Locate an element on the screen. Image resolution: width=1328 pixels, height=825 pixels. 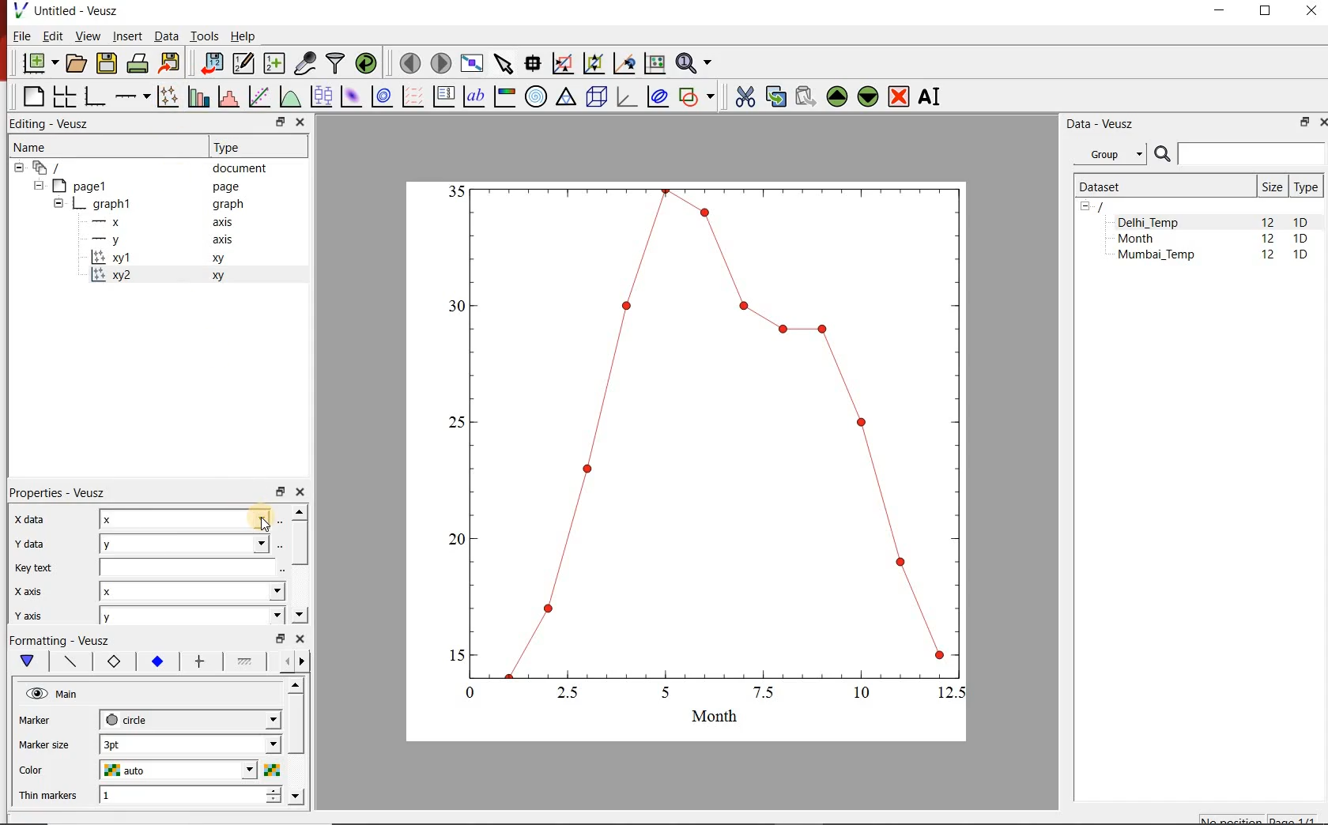
y is located at coordinates (191, 617).